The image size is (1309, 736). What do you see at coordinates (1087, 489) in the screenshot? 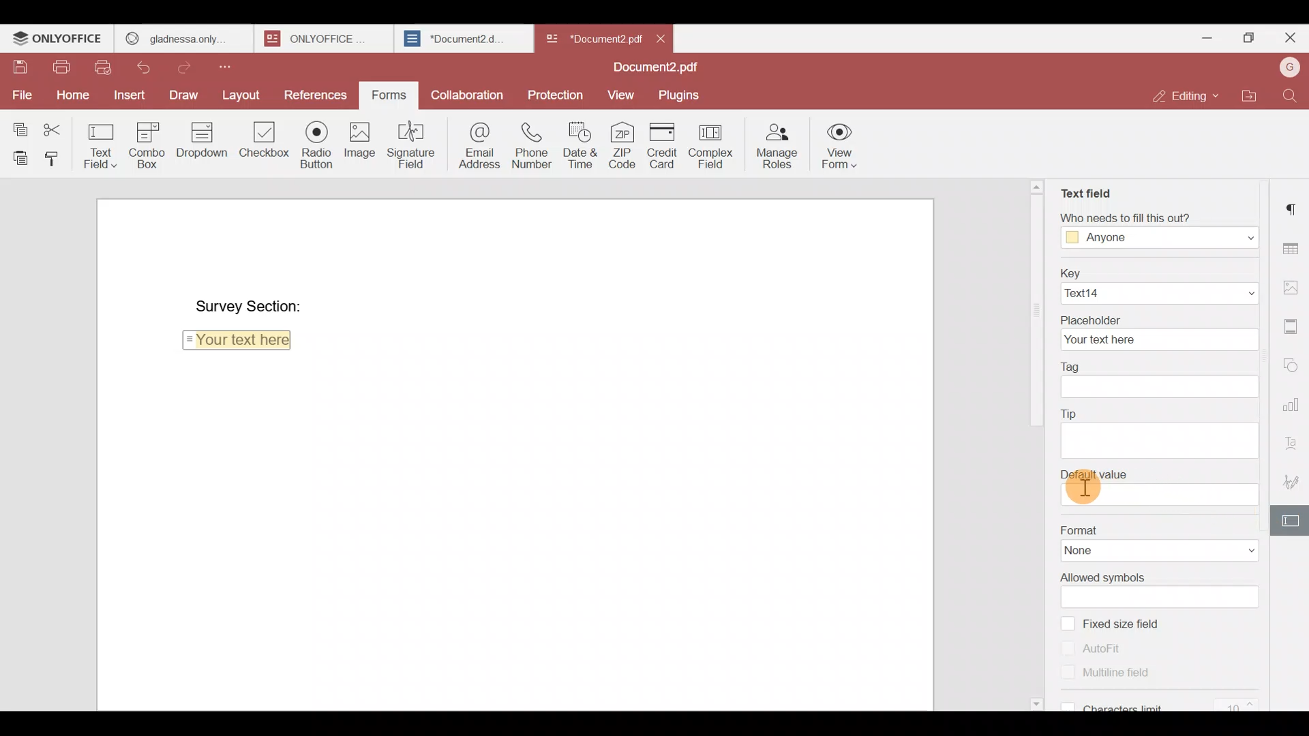
I see `text cursor` at bounding box center [1087, 489].